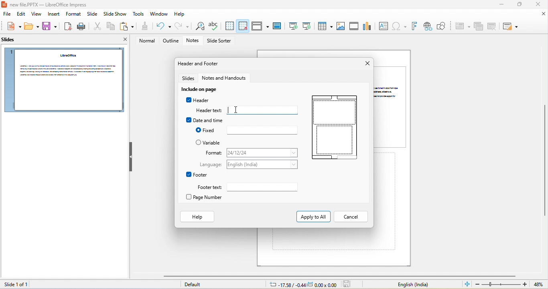 This screenshot has height=289, width=548. Describe the element at coordinates (205, 120) in the screenshot. I see `date and time` at that location.